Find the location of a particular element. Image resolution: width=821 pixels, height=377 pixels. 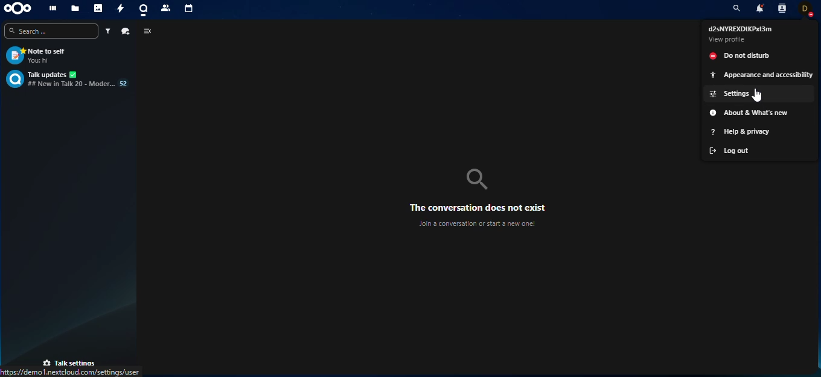

settings is located at coordinates (759, 94).